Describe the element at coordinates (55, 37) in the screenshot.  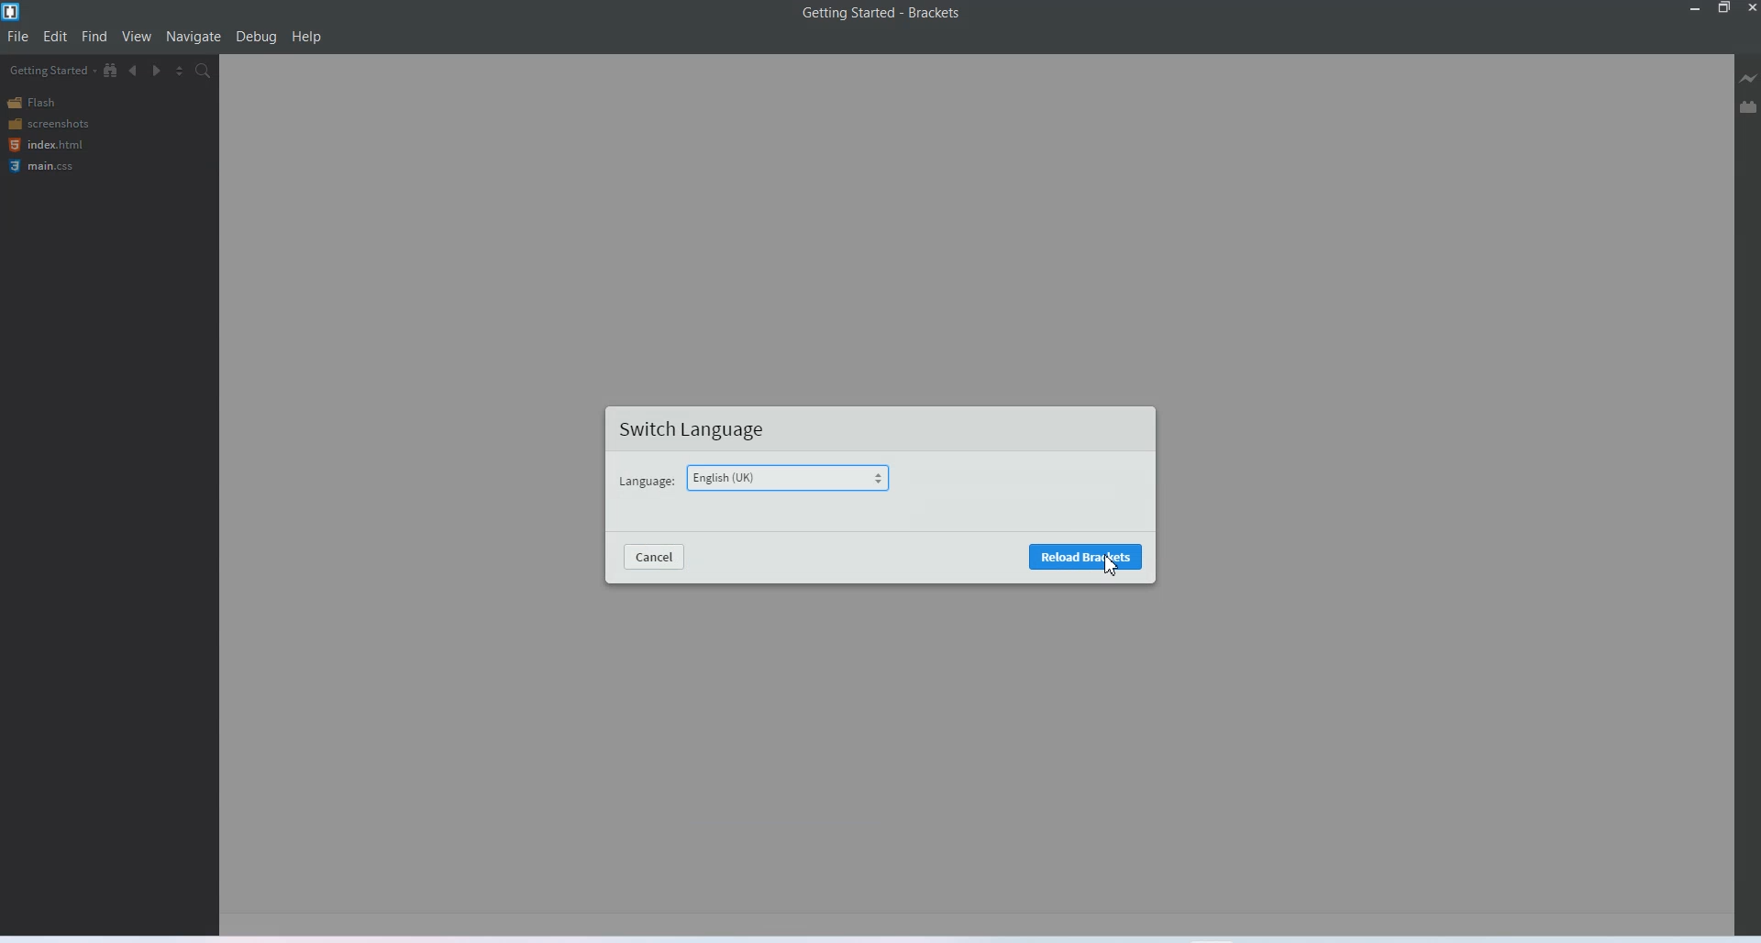
I see `Edit` at that location.